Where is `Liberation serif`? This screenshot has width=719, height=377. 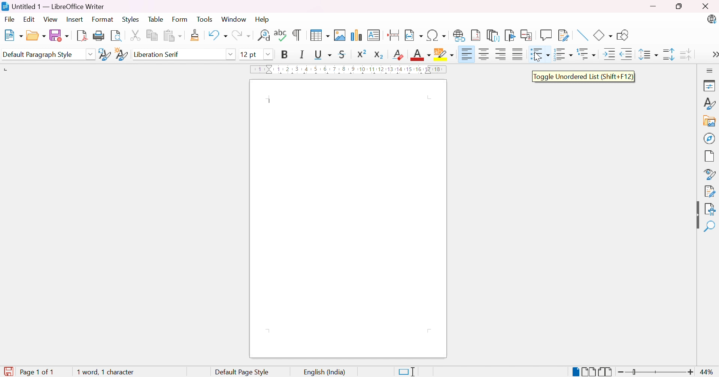
Liberation serif is located at coordinates (157, 54).